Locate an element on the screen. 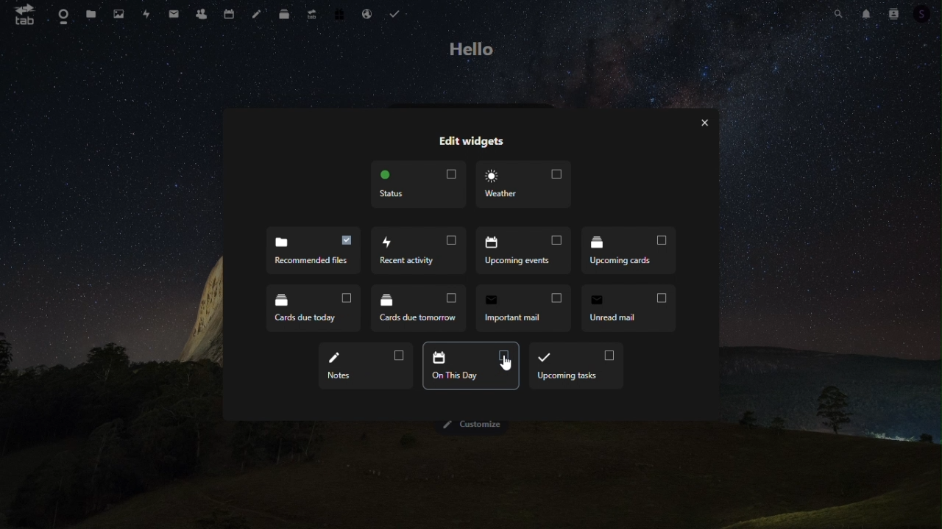 Image resolution: width=942 pixels, height=529 pixels. notes is located at coordinates (631, 307).